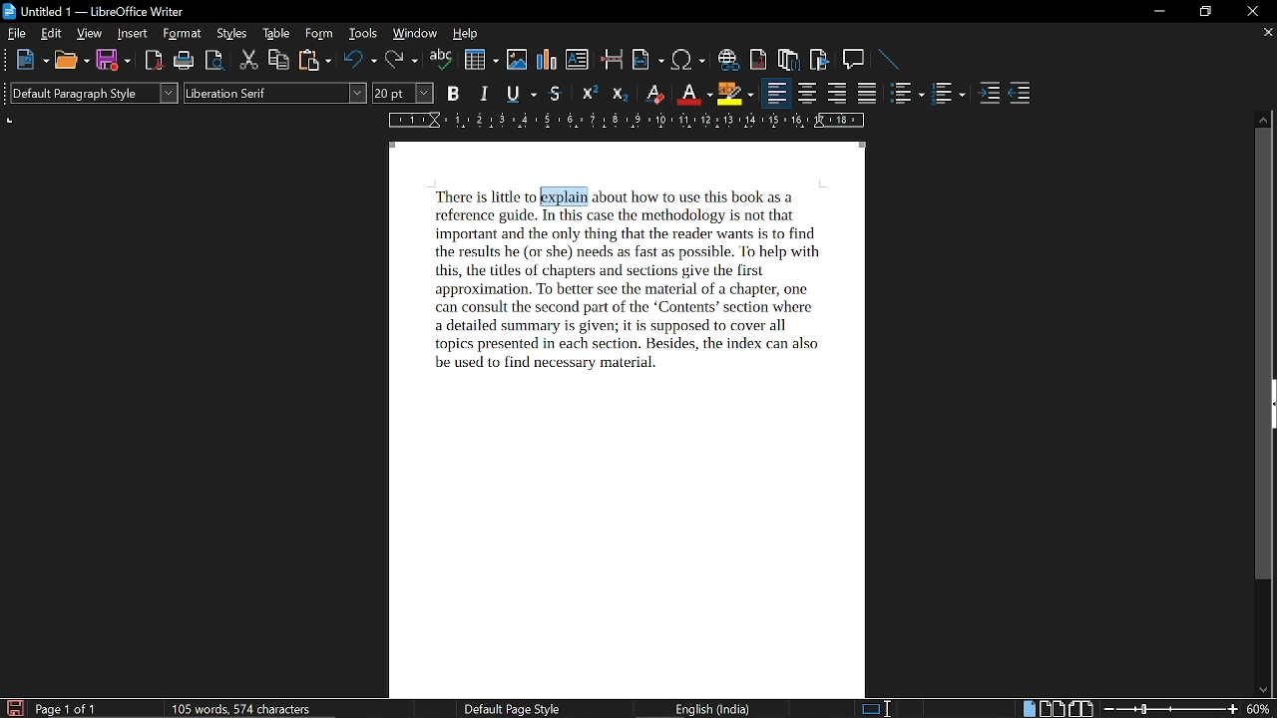 The width and height of the screenshot is (1277, 718). Describe the element at coordinates (274, 94) in the screenshot. I see `font style` at that location.